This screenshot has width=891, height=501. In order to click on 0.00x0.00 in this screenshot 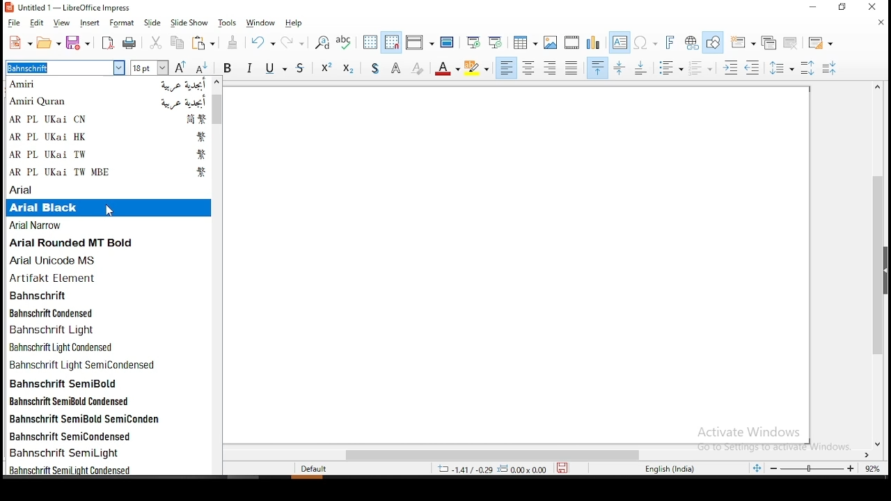, I will do `click(523, 469)`.